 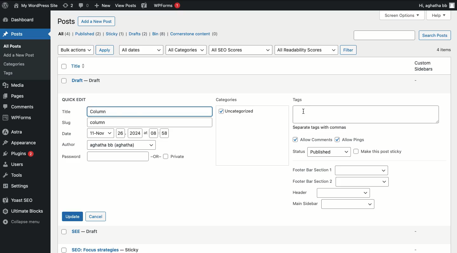 I want to click on Pages, so click(x=15, y=97).